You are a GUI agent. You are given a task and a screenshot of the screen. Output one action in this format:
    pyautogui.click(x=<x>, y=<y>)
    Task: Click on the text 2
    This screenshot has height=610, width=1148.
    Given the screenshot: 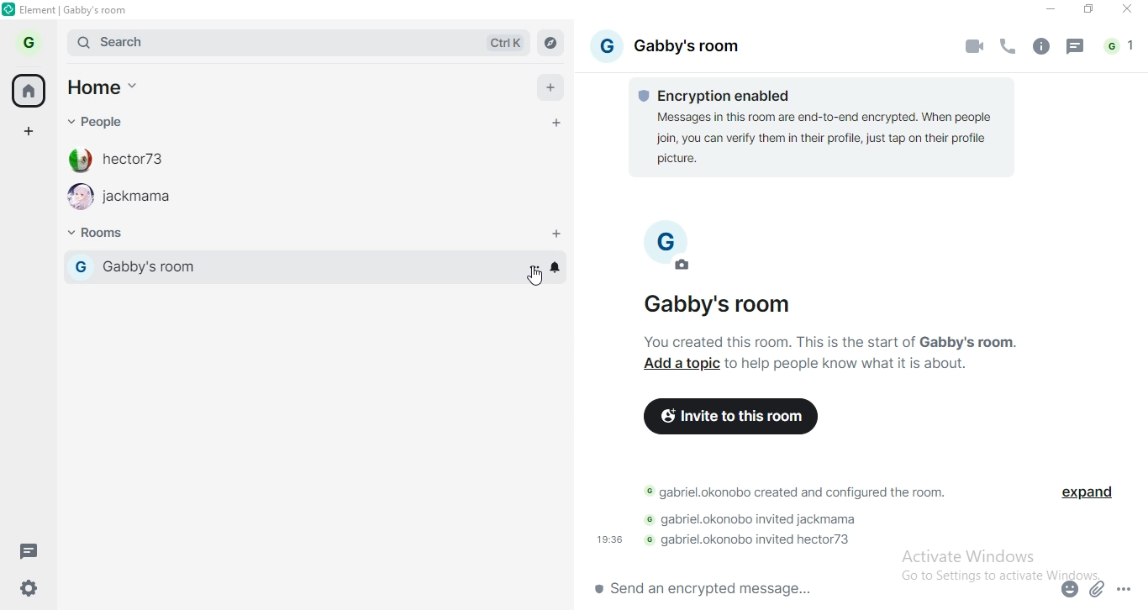 What is the action you would take?
    pyautogui.click(x=825, y=360)
    